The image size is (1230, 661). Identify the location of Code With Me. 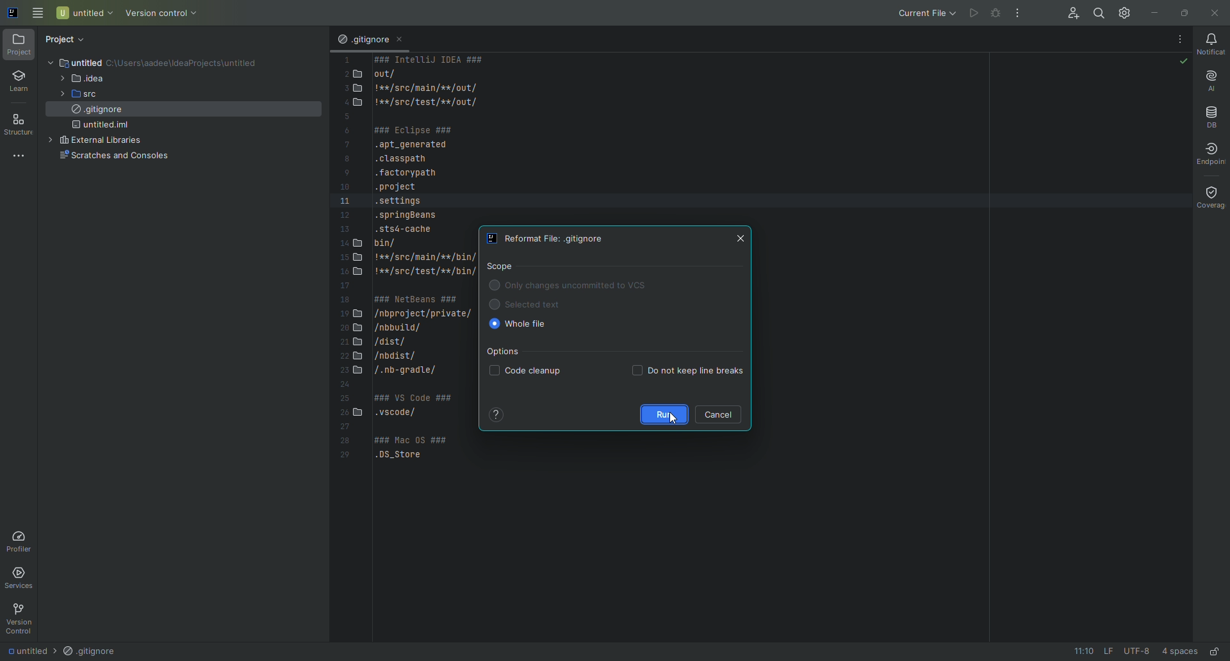
(1065, 12).